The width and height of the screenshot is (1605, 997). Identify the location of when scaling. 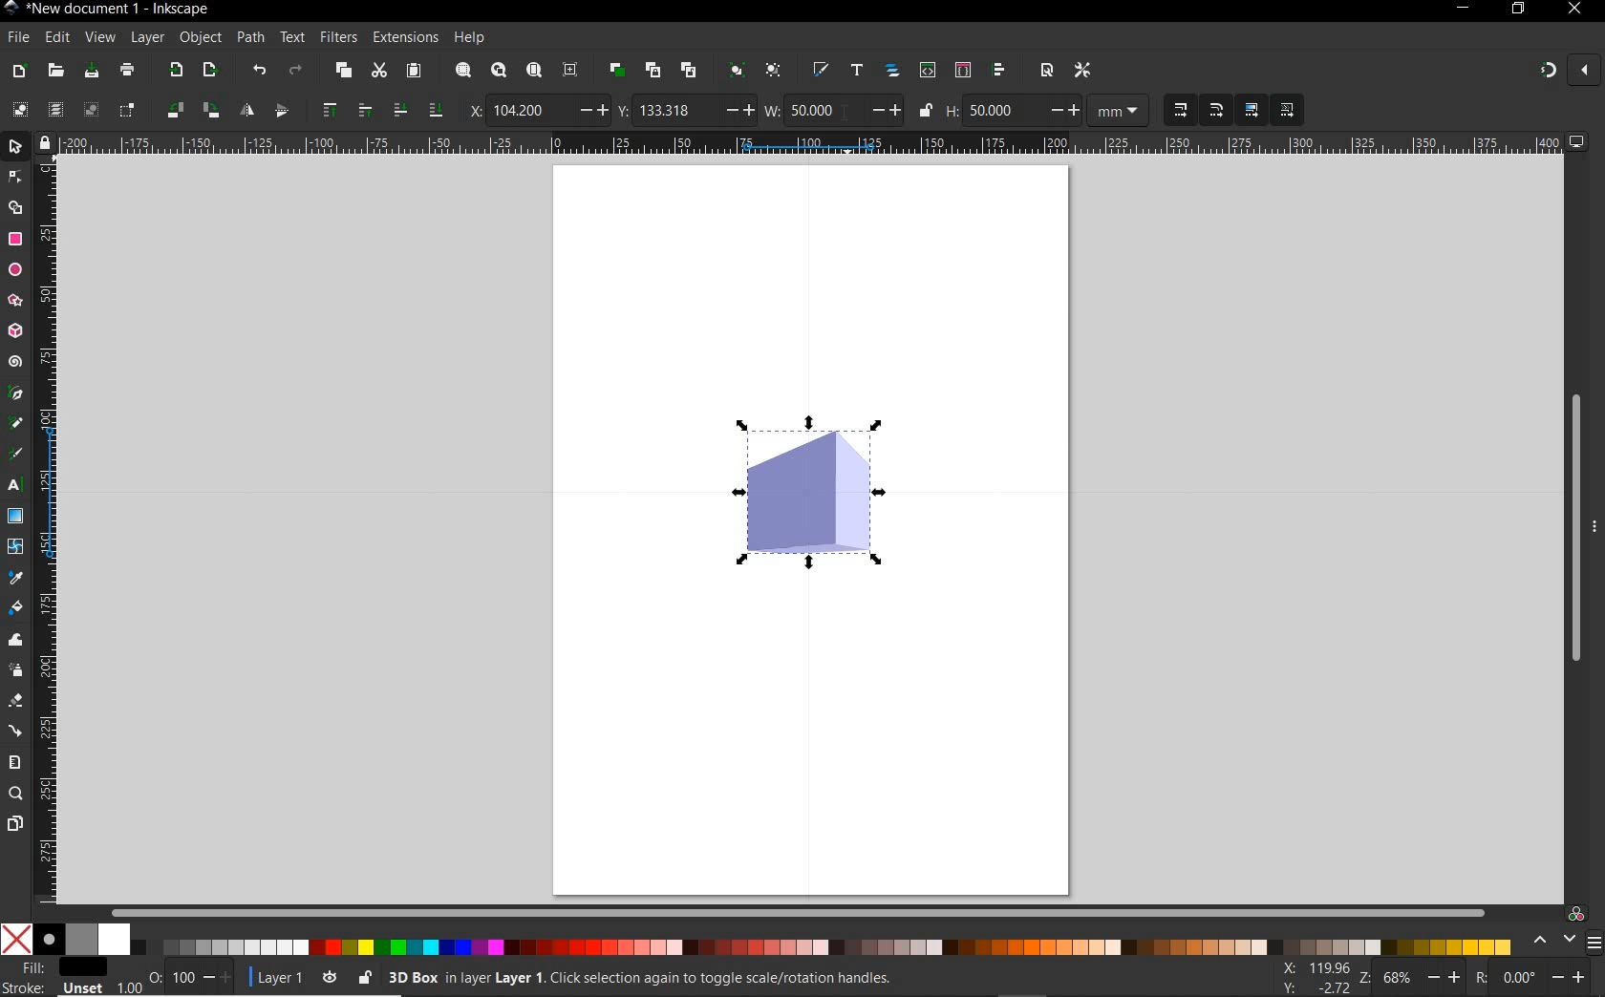
(1180, 111).